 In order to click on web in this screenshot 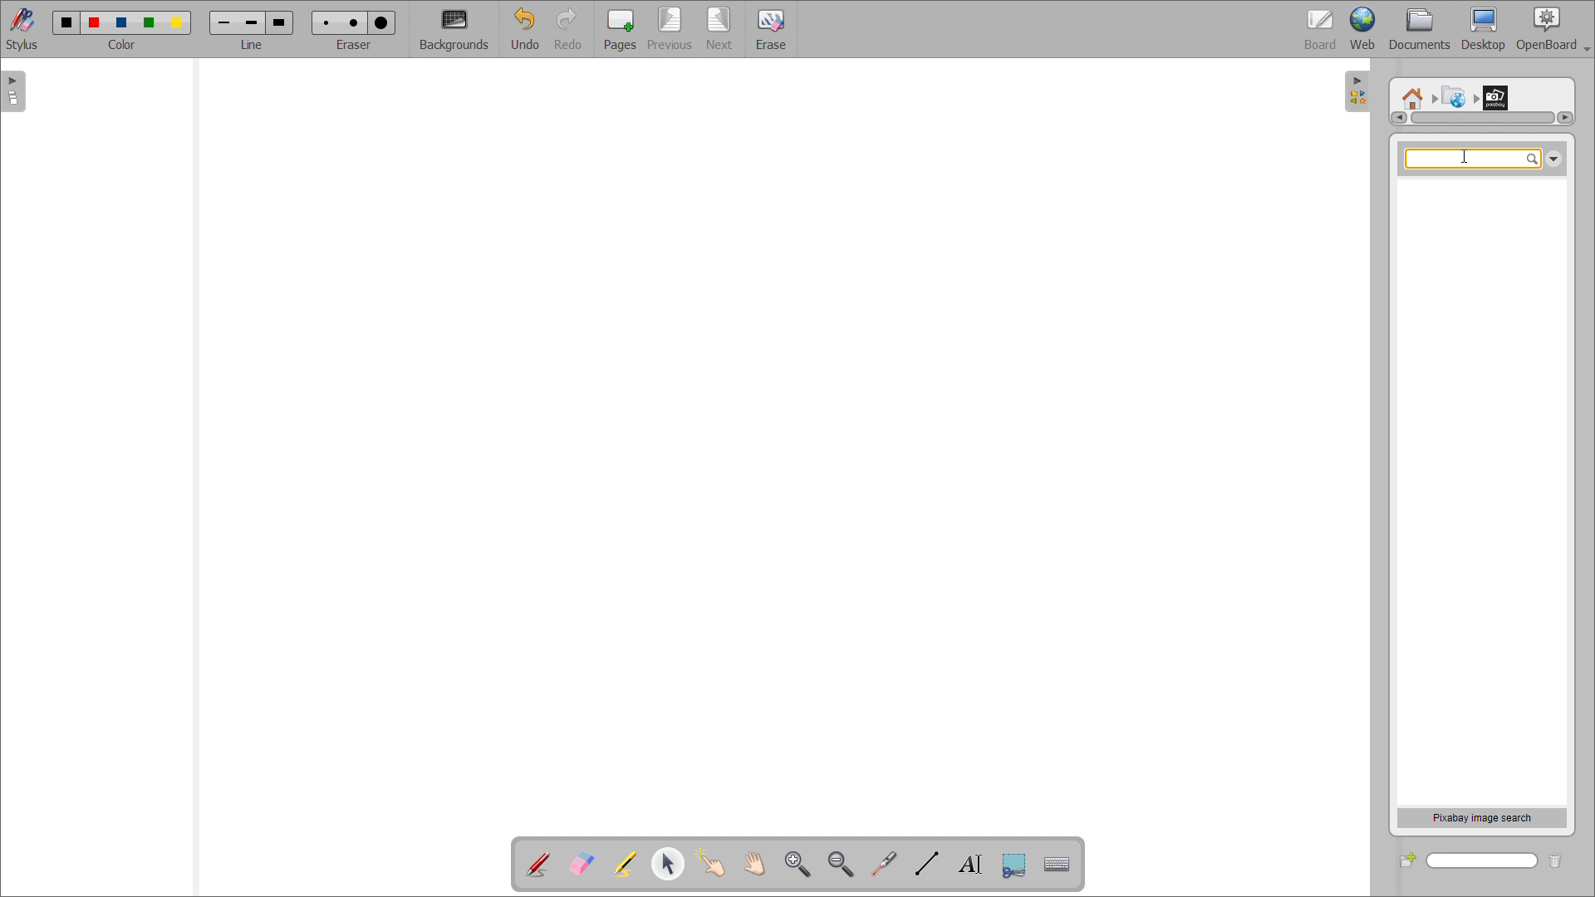, I will do `click(1363, 29)`.